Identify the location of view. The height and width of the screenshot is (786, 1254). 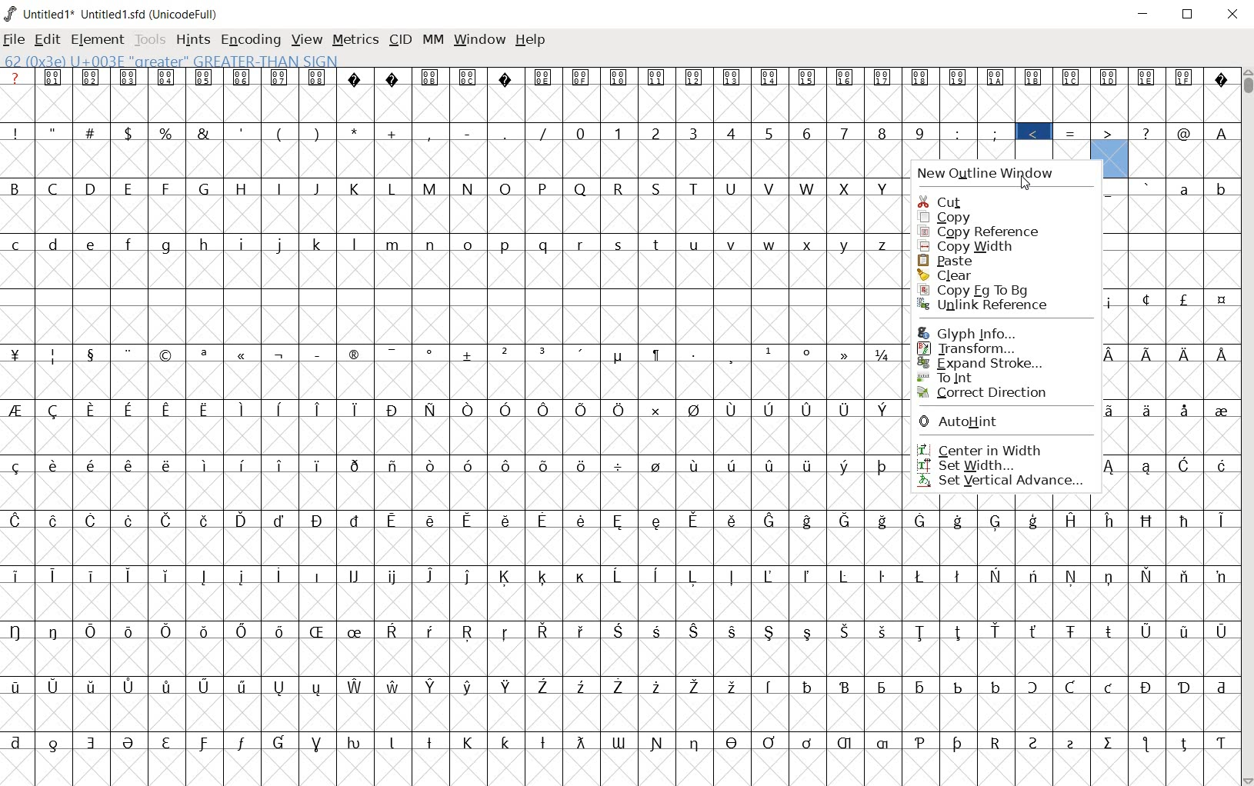
(308, 41).